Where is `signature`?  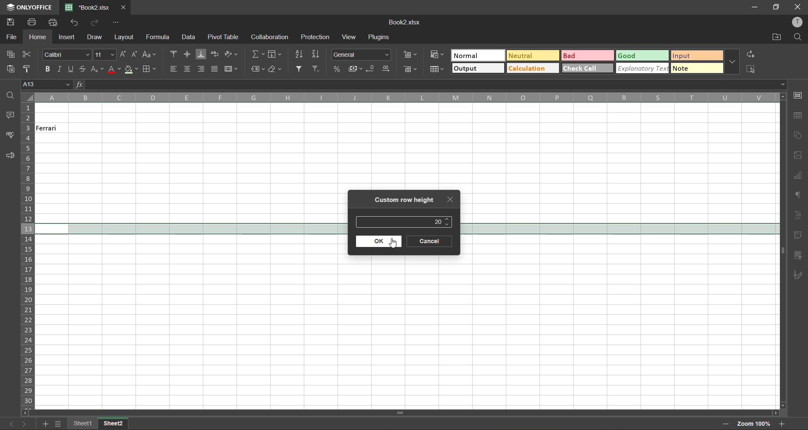 signature is located at coordinates (799, 275).